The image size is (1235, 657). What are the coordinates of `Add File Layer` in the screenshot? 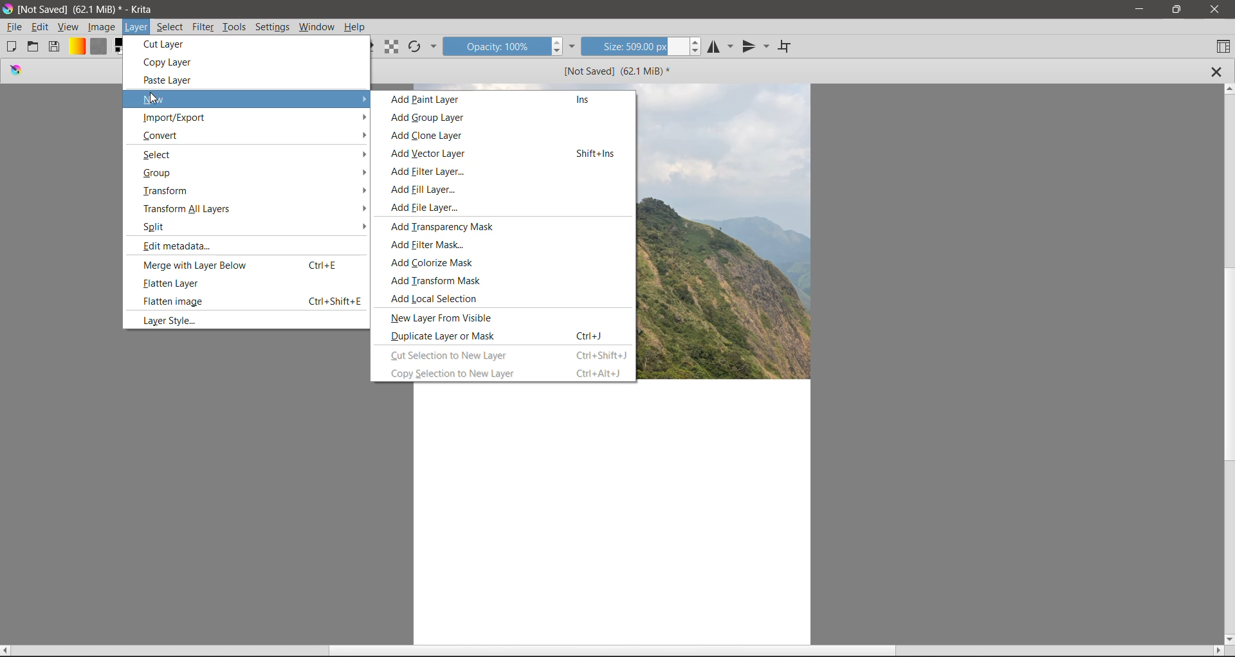 It's located at (429, 208).